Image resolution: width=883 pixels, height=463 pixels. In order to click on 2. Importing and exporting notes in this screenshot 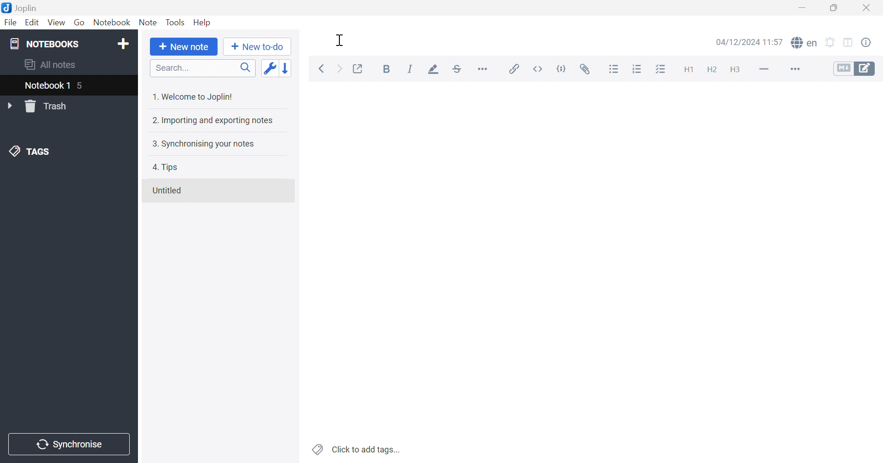, I will do `click(213, 121)`.